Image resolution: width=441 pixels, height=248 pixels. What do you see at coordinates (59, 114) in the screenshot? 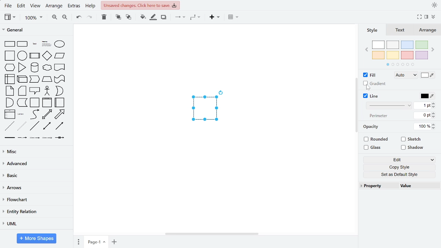
I see `general shapes` at bounding box center [59, 114].